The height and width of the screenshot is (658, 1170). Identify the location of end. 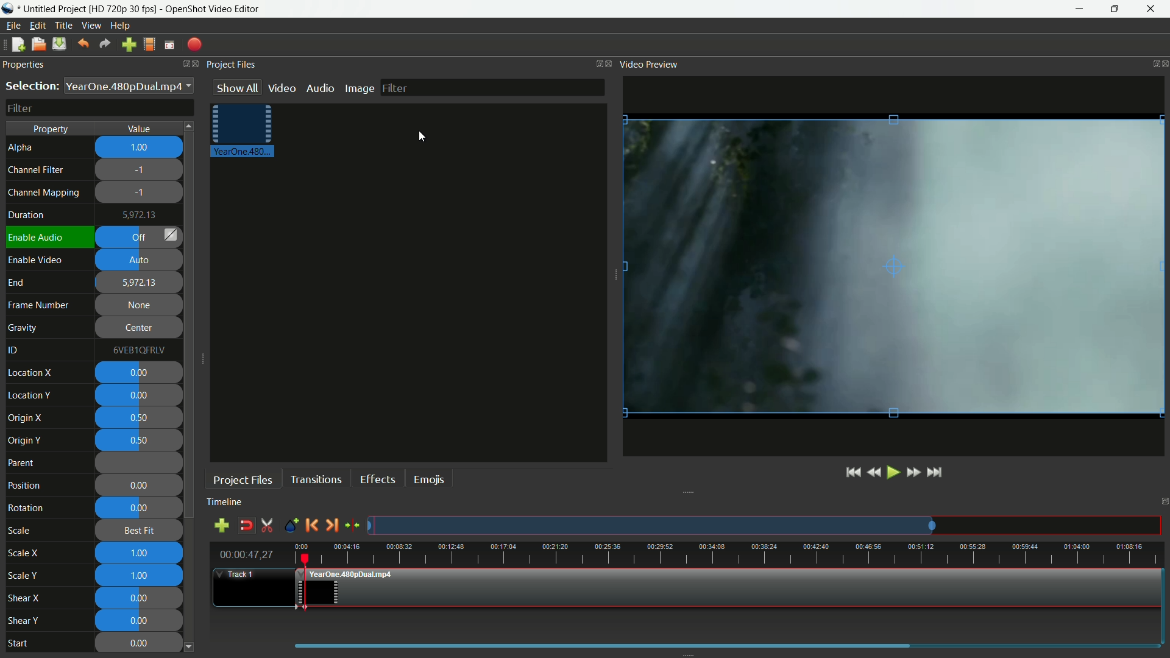
(16, 283).